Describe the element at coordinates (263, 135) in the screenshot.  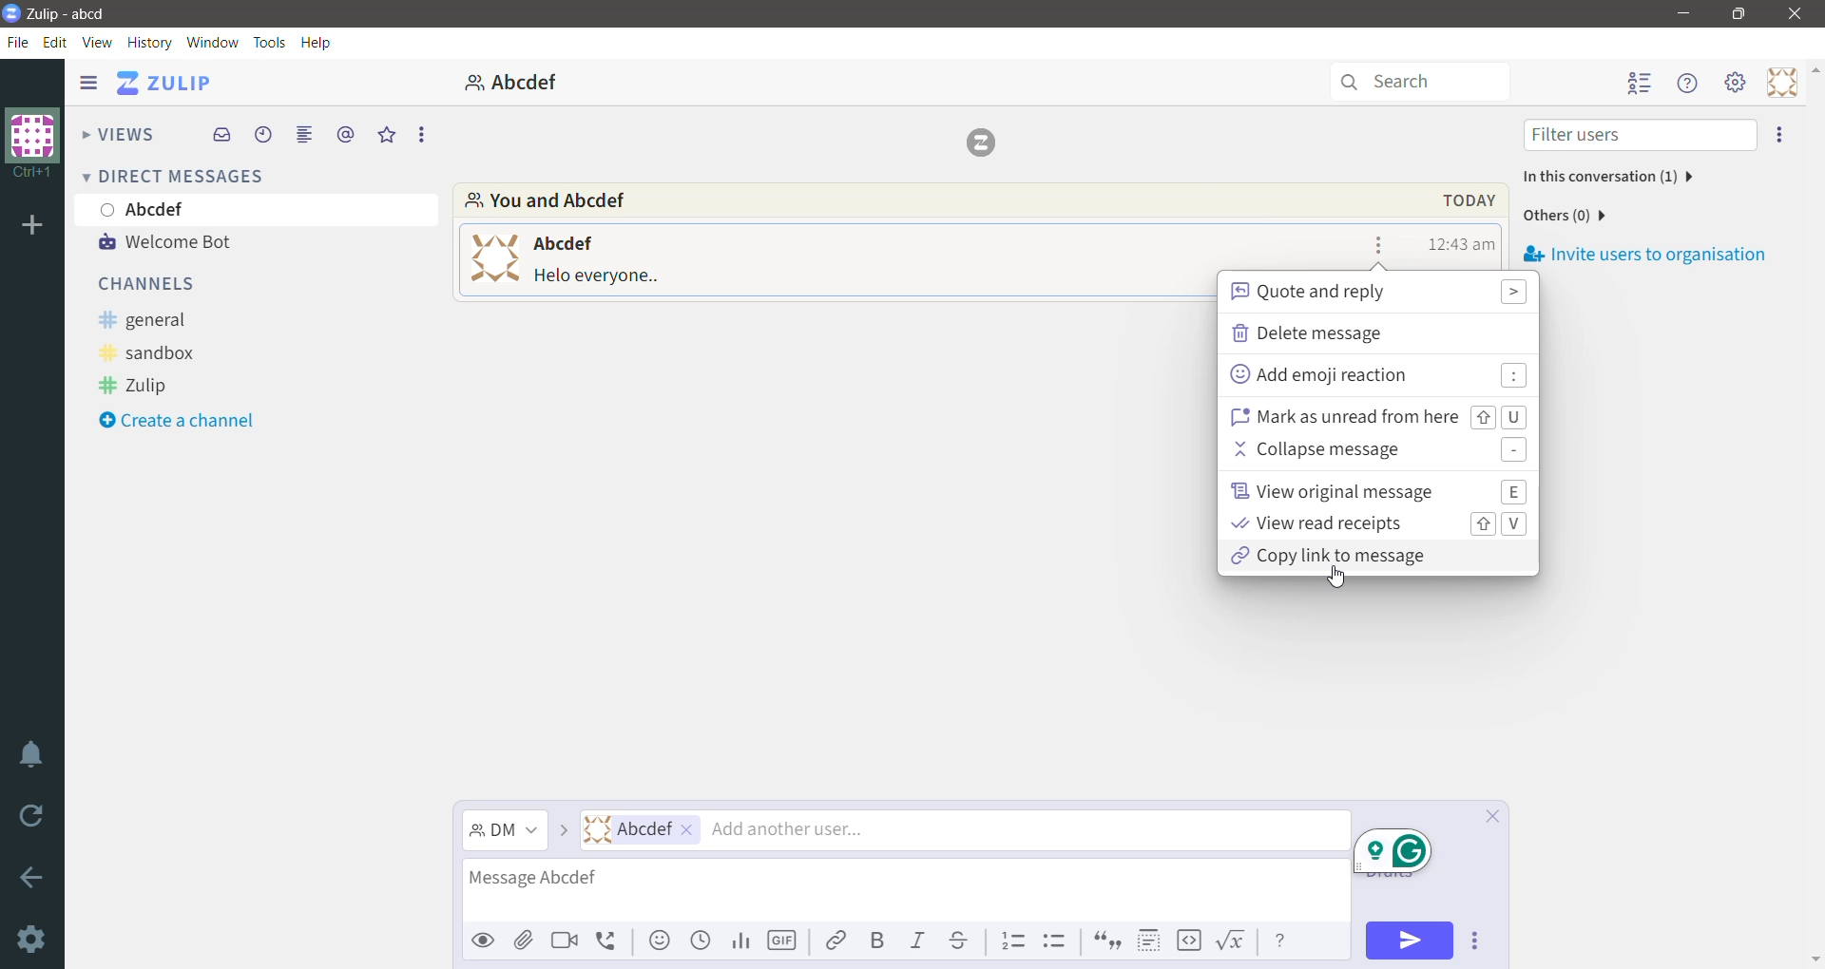
I see `Recent Conversations` at that location.